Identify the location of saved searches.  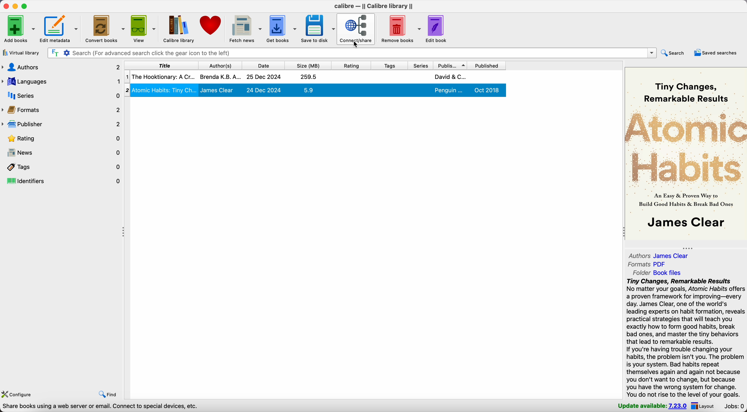
(716, 53).